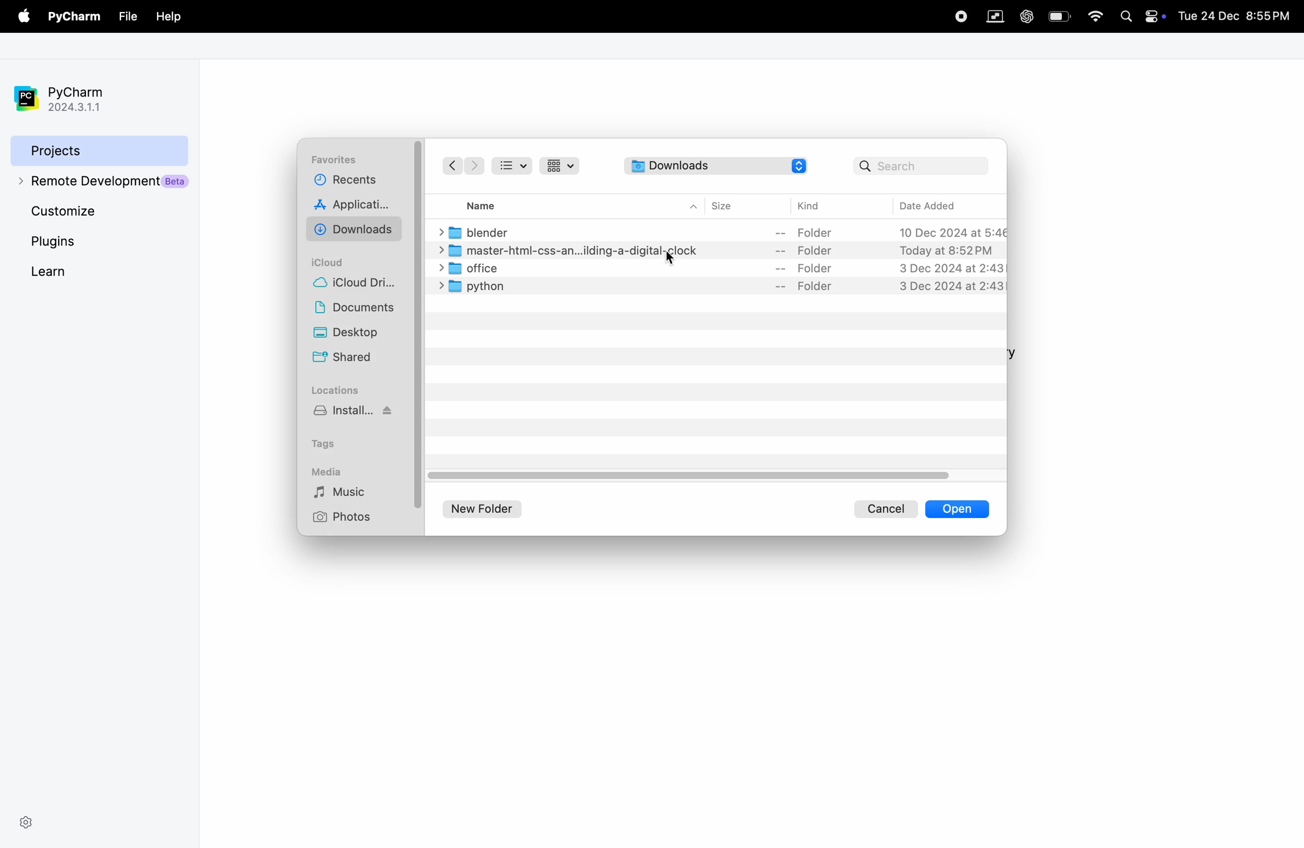 The height and width of the screenshot is (848, 1304). I want to click on master-html-css-and-javascript-by-building-a-digital-clock, so click(722, 250).